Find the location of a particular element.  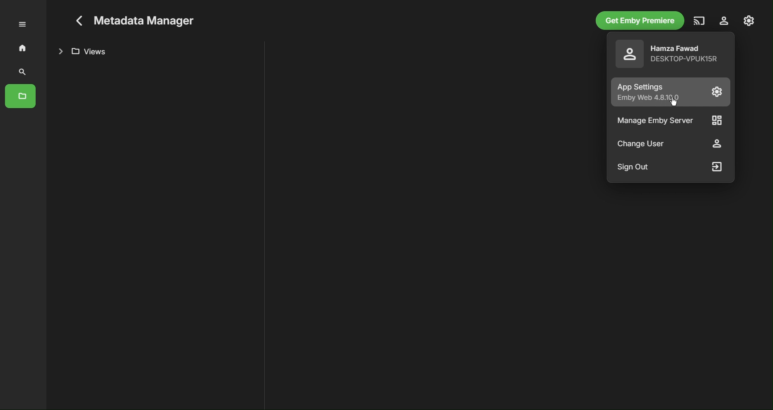

Folders is located at coordinates (22, 95).